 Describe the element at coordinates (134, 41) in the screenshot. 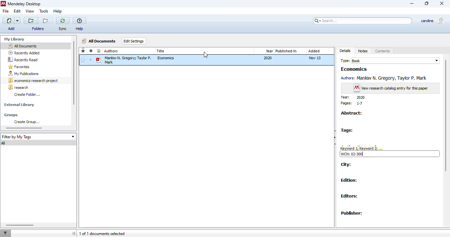

I see `edit settings` at that location.